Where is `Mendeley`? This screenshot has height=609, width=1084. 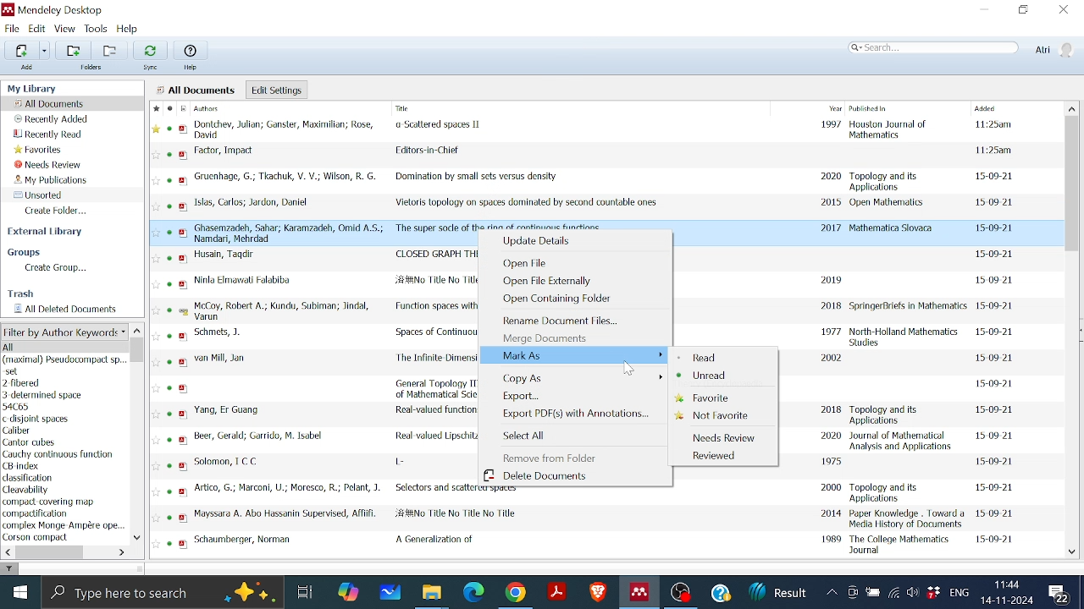
Mendeley is located at coordinates (641, 592).